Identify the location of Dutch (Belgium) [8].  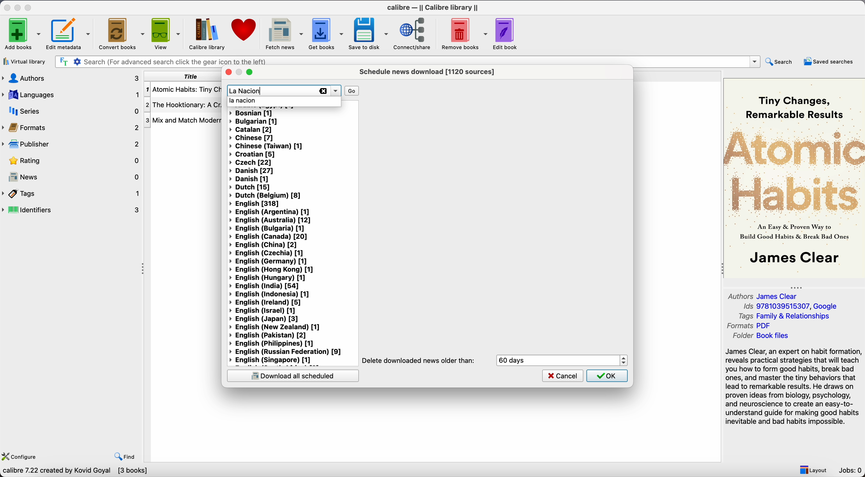
(267, 196).